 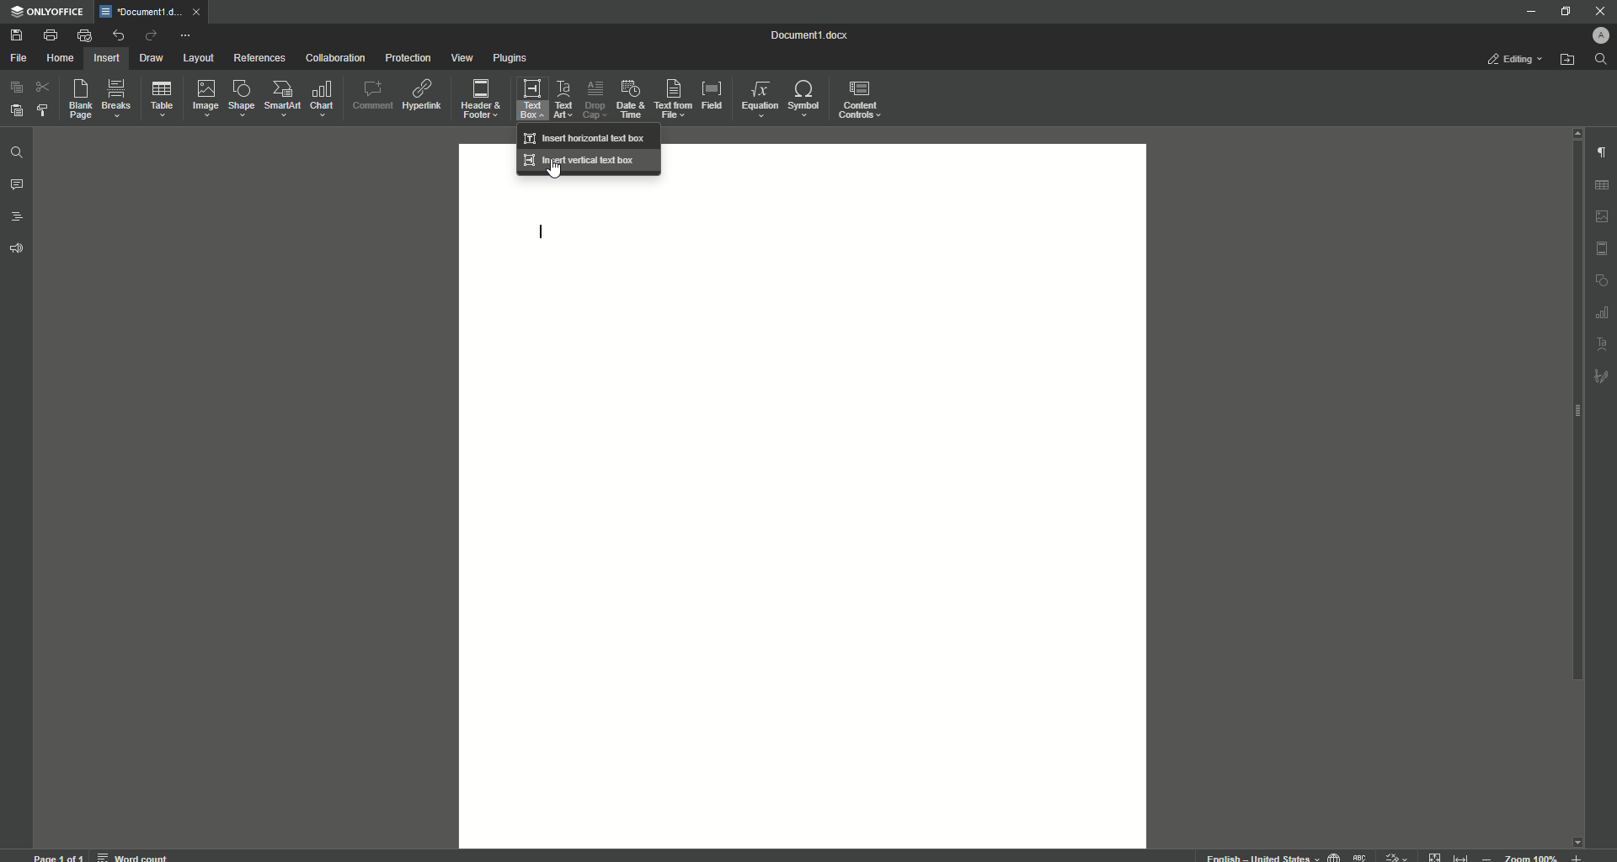 I want to click on Collaboration, so click(x=335, y=60).